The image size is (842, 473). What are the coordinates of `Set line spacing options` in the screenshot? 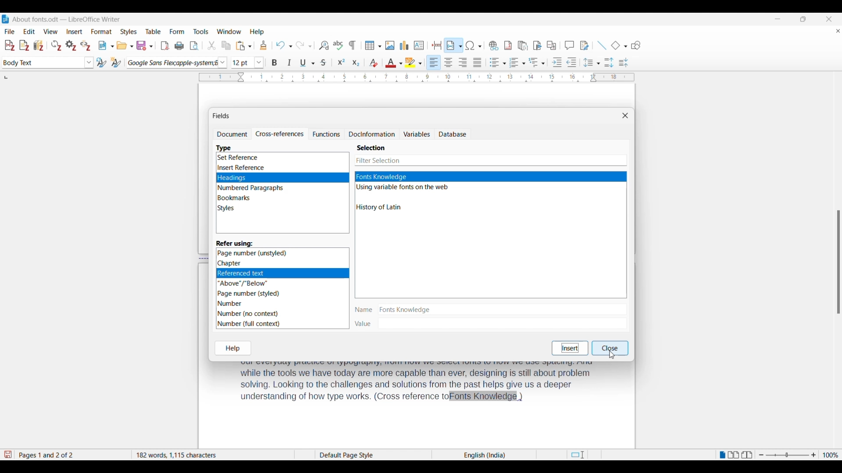 It's located at (592, 63).